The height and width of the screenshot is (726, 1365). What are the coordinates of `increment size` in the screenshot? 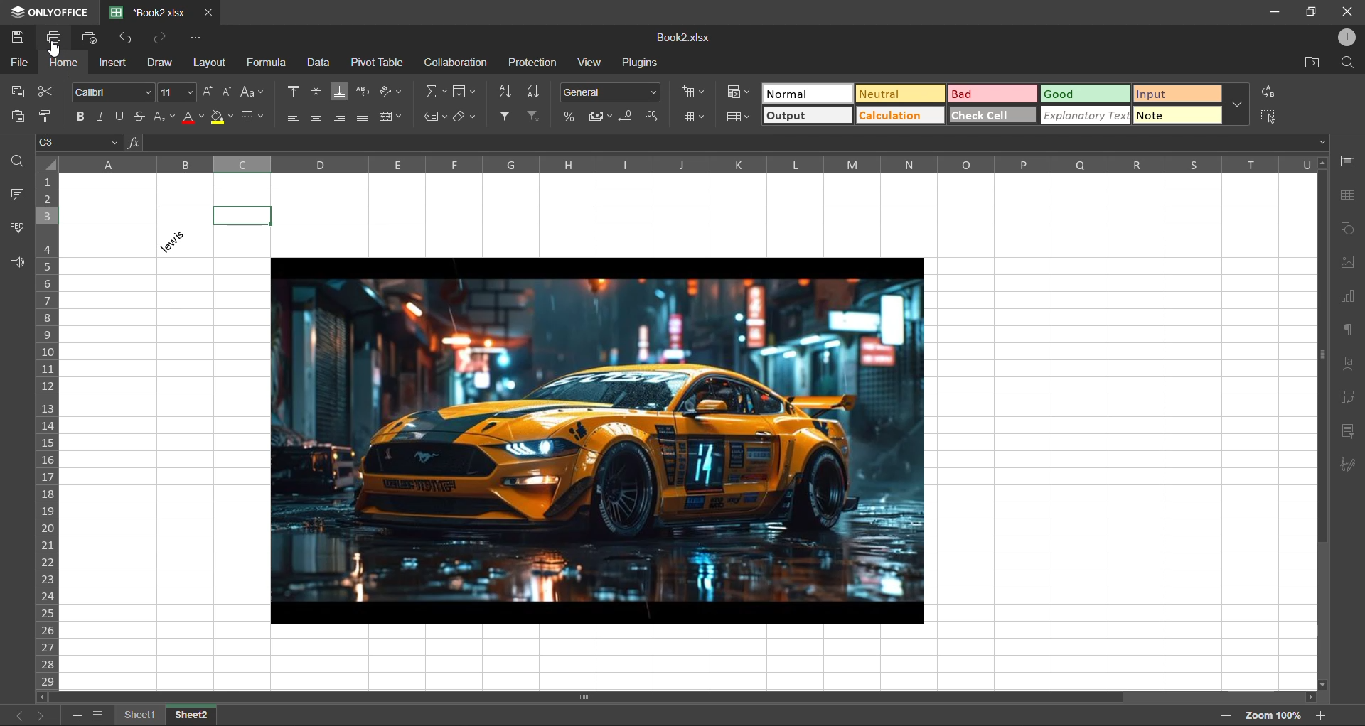 It's located at (208, 91).